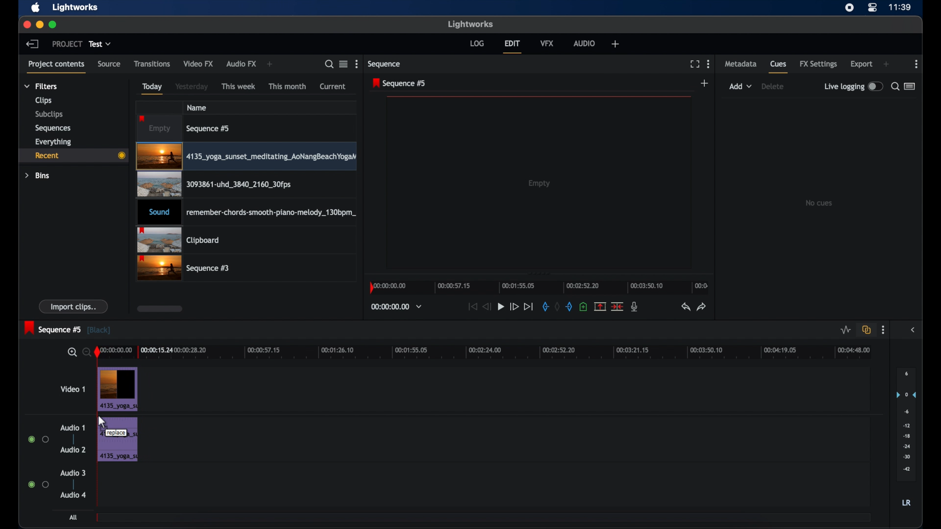  Describe the element at coordinates (74, 472) in the screenshot. I see `audio 3` at that location.